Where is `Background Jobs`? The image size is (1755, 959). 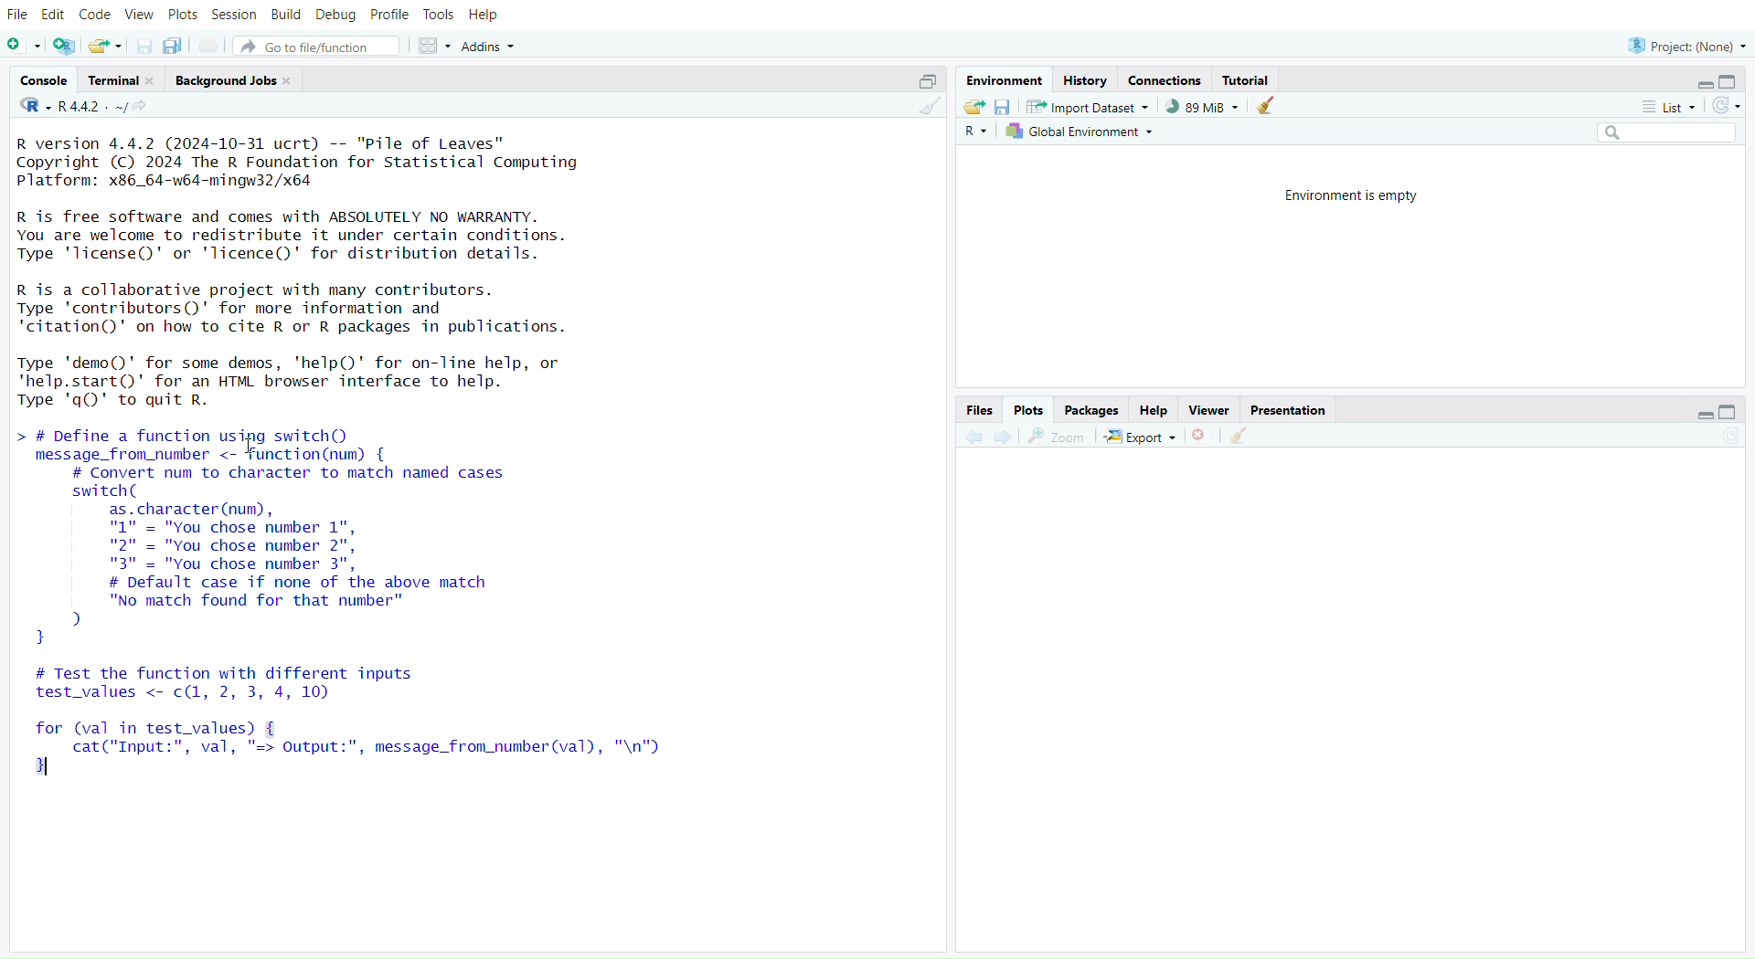
Background Jobs is located at coordinates (234, 77).